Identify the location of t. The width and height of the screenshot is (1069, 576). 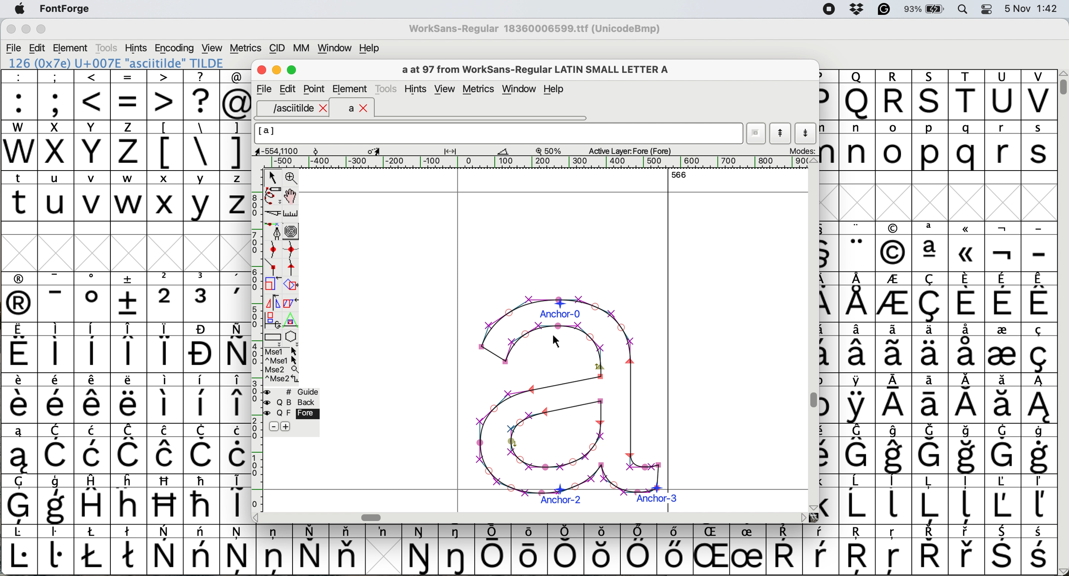
(19, 195).